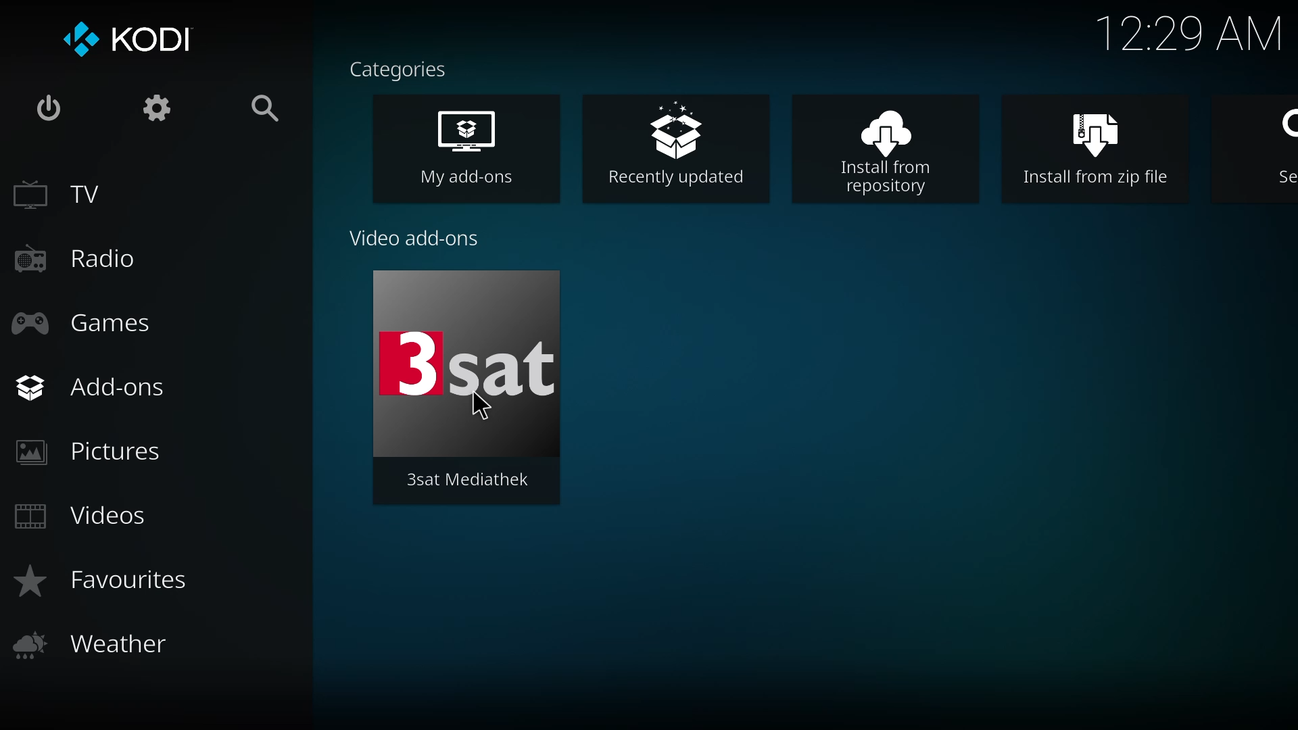  What do you see at coordinates (97, 386) in the screenshot?
I see `add-ons` at bounding box center [97, 386].